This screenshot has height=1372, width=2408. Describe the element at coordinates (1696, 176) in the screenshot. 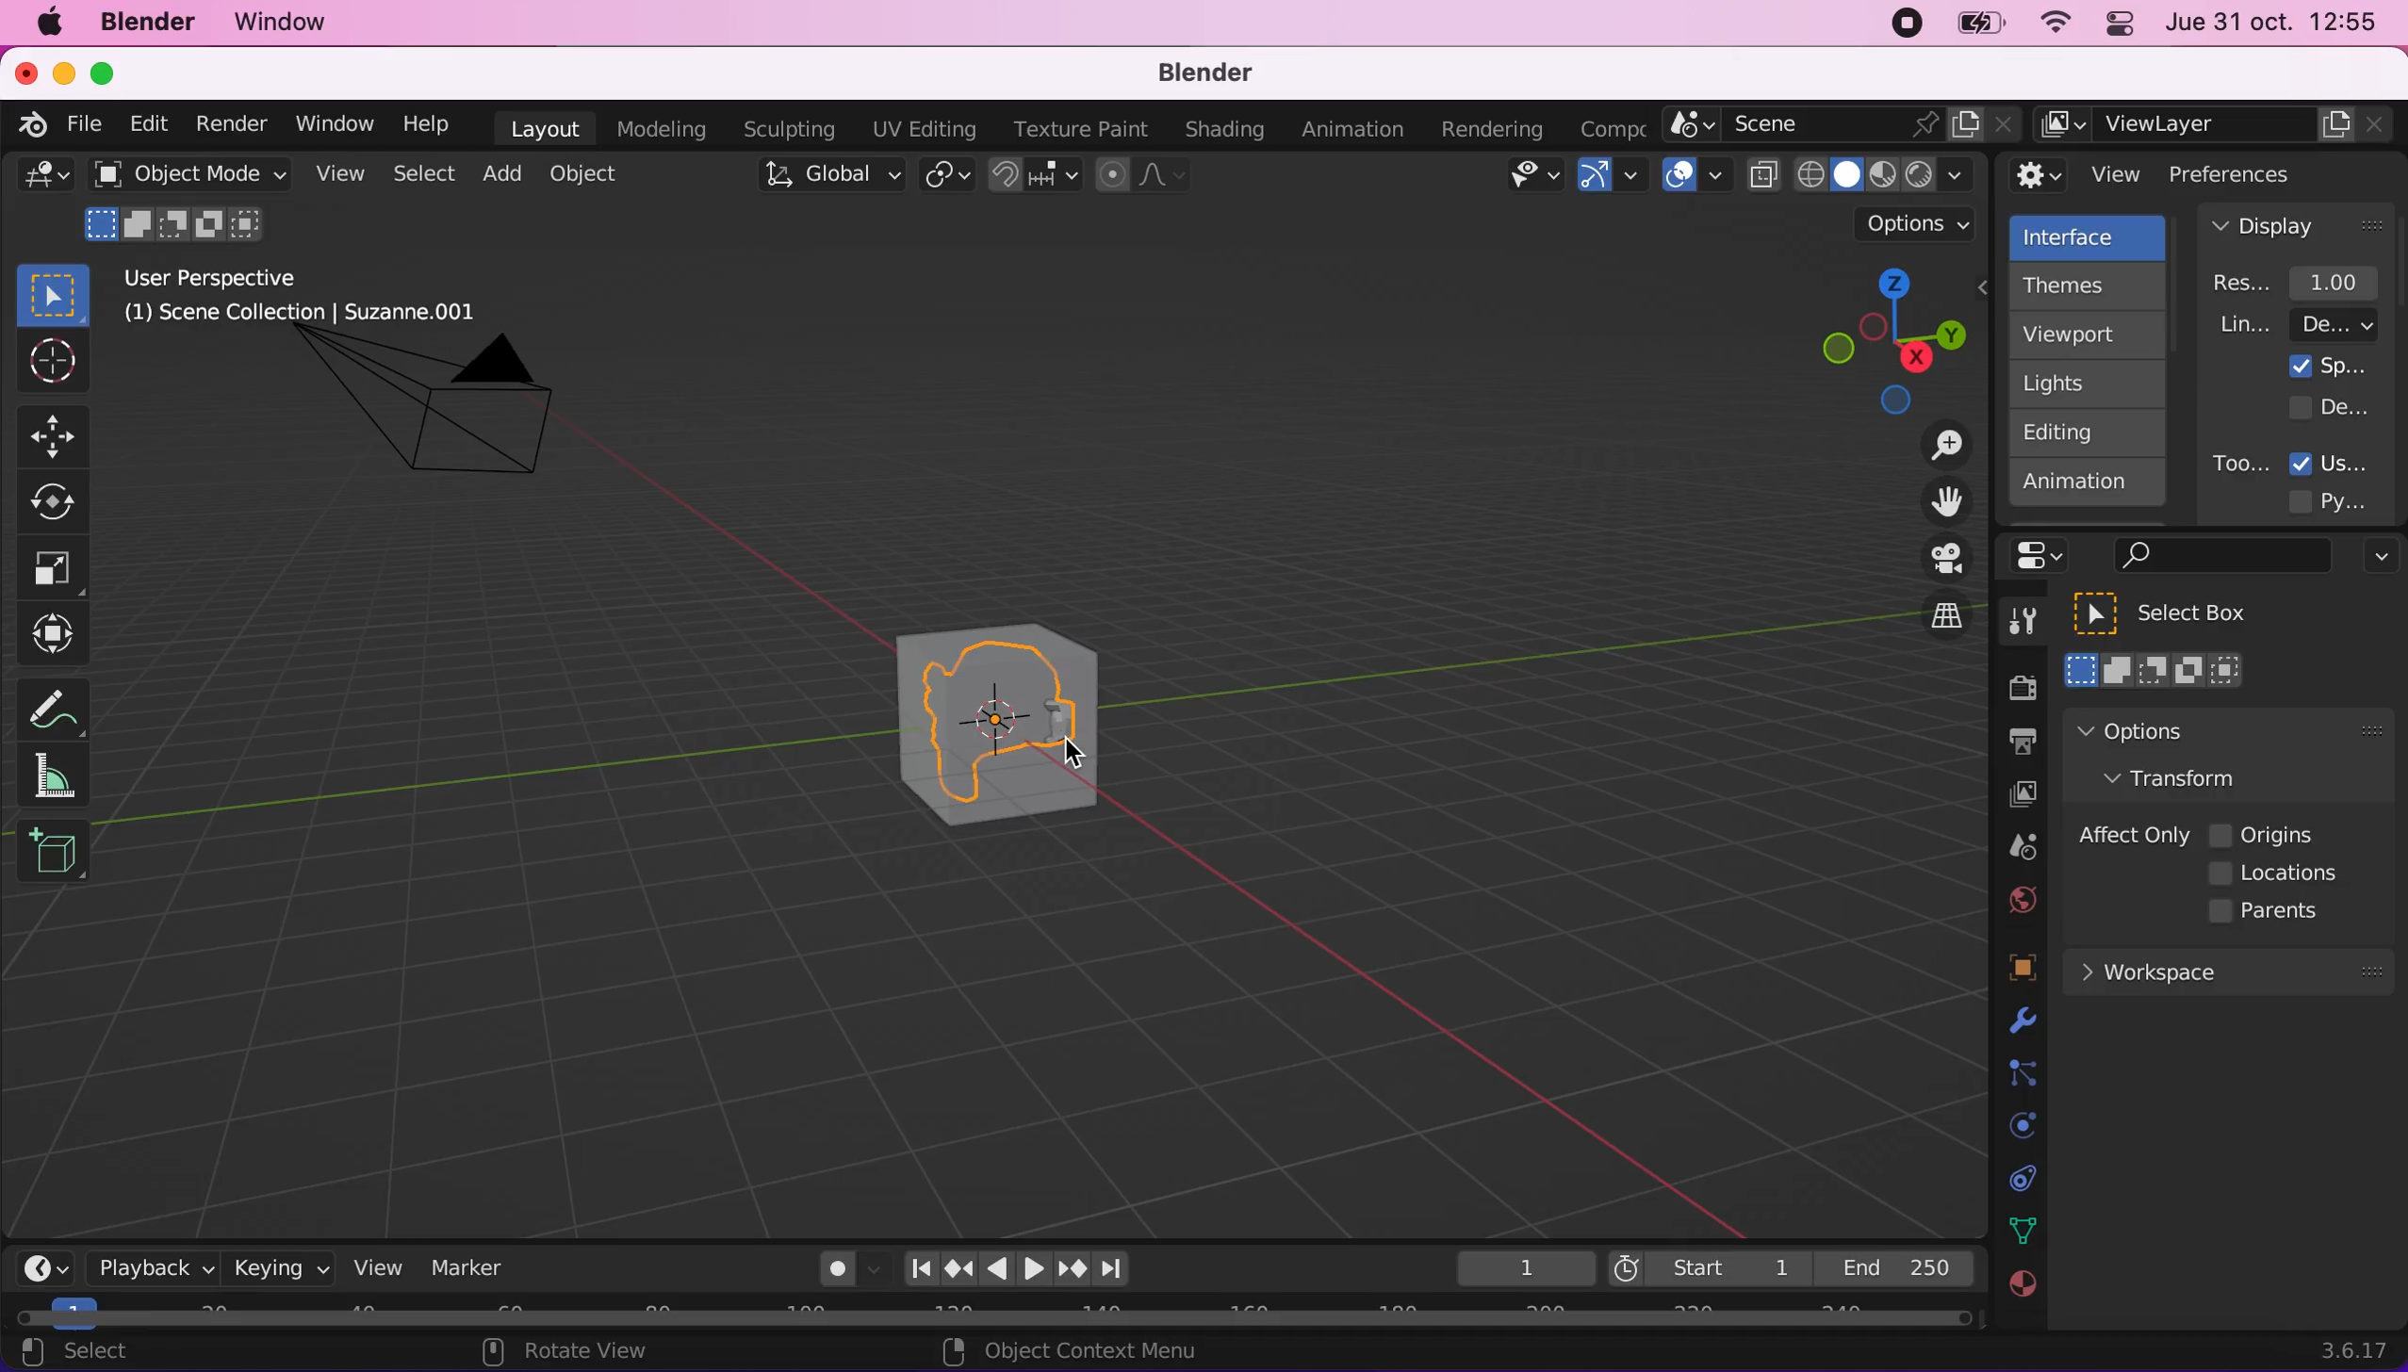

I see `overlays` at that location.